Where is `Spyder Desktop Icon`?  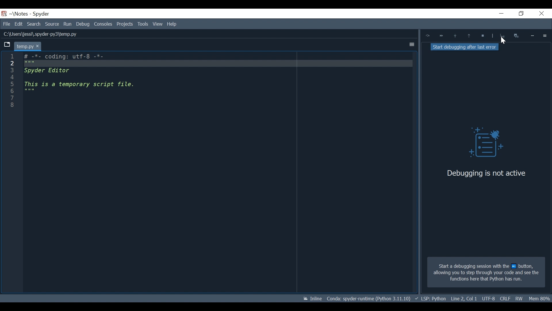 Spyder Desktop Icon is located at coordinates (4, 14).